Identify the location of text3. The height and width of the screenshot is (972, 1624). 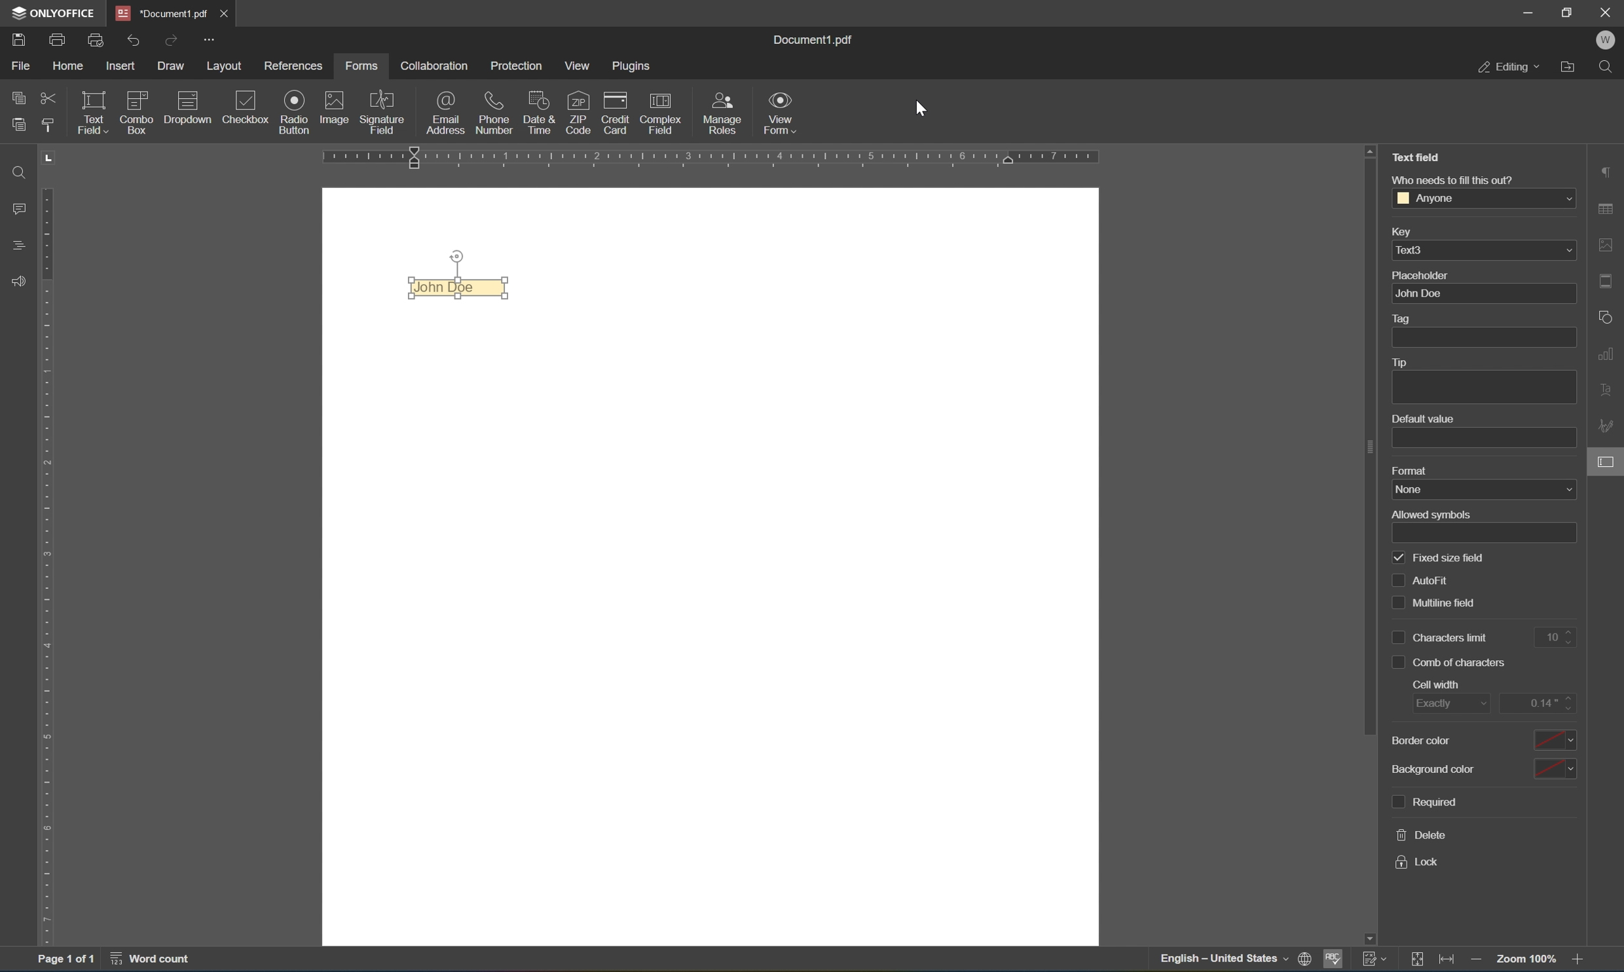
(1486, 251).